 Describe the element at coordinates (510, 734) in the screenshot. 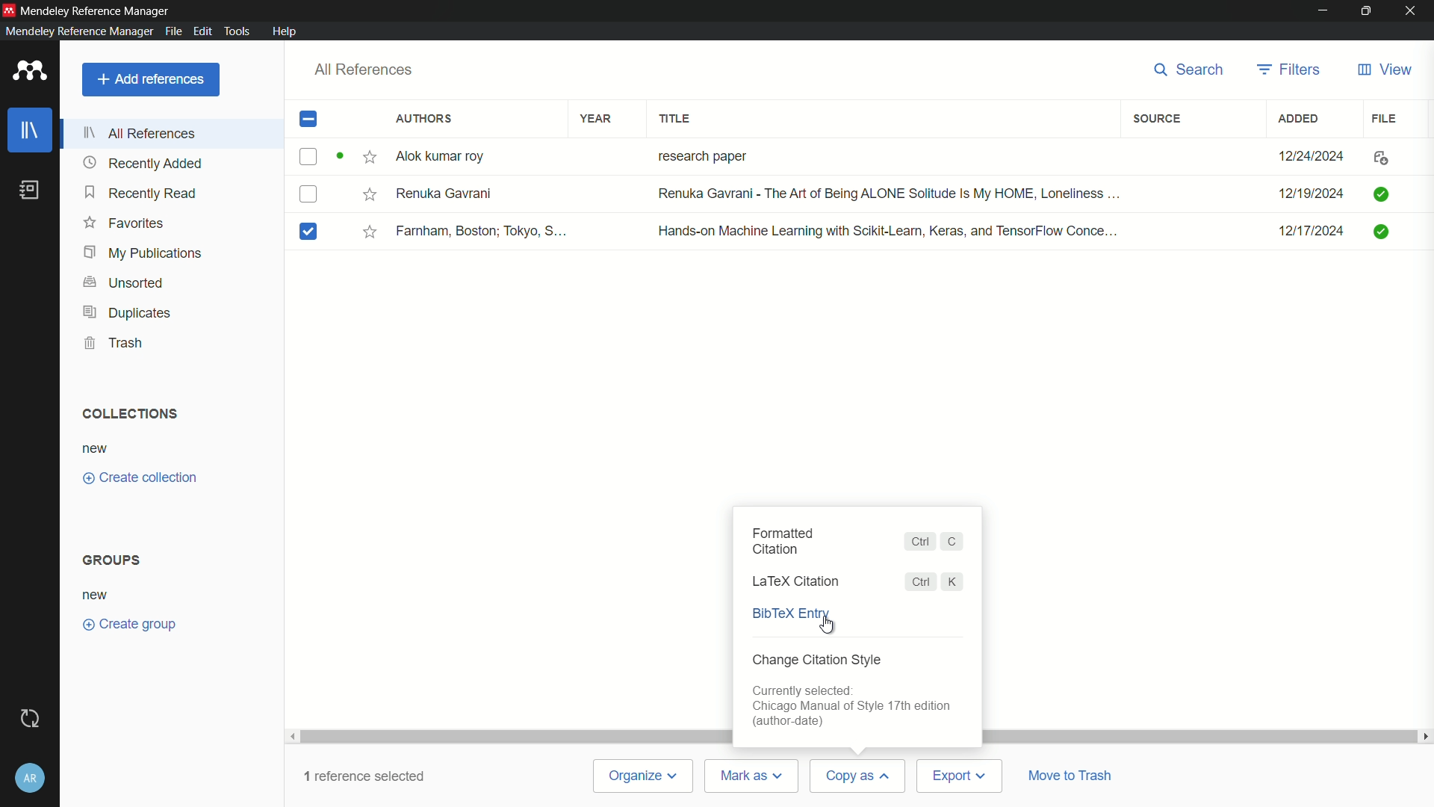

I see `Scroll bar` at that location.